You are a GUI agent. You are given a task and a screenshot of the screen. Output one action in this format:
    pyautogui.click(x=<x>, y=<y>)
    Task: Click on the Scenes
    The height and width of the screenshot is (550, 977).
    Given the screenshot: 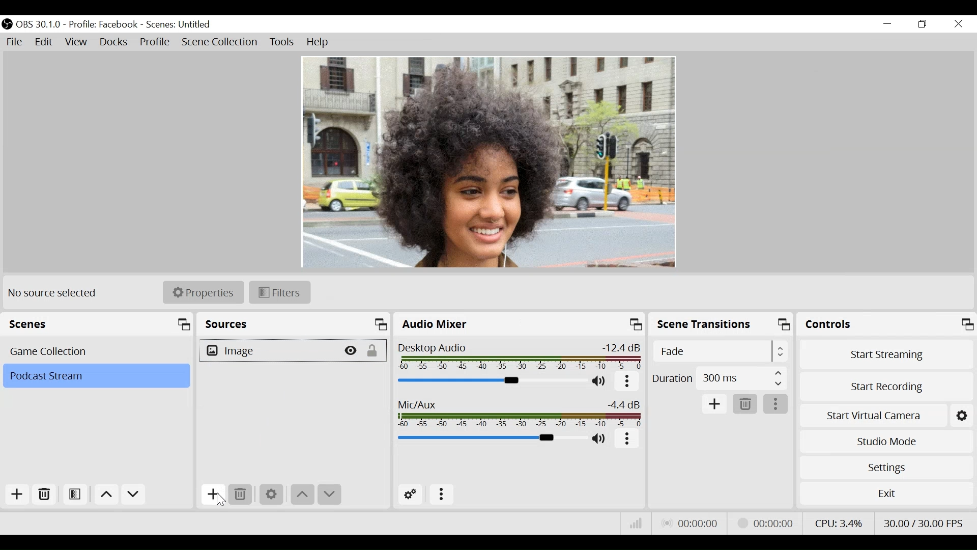 What is the action you would take?
    pyautogui.click(x=100, y=324)
    